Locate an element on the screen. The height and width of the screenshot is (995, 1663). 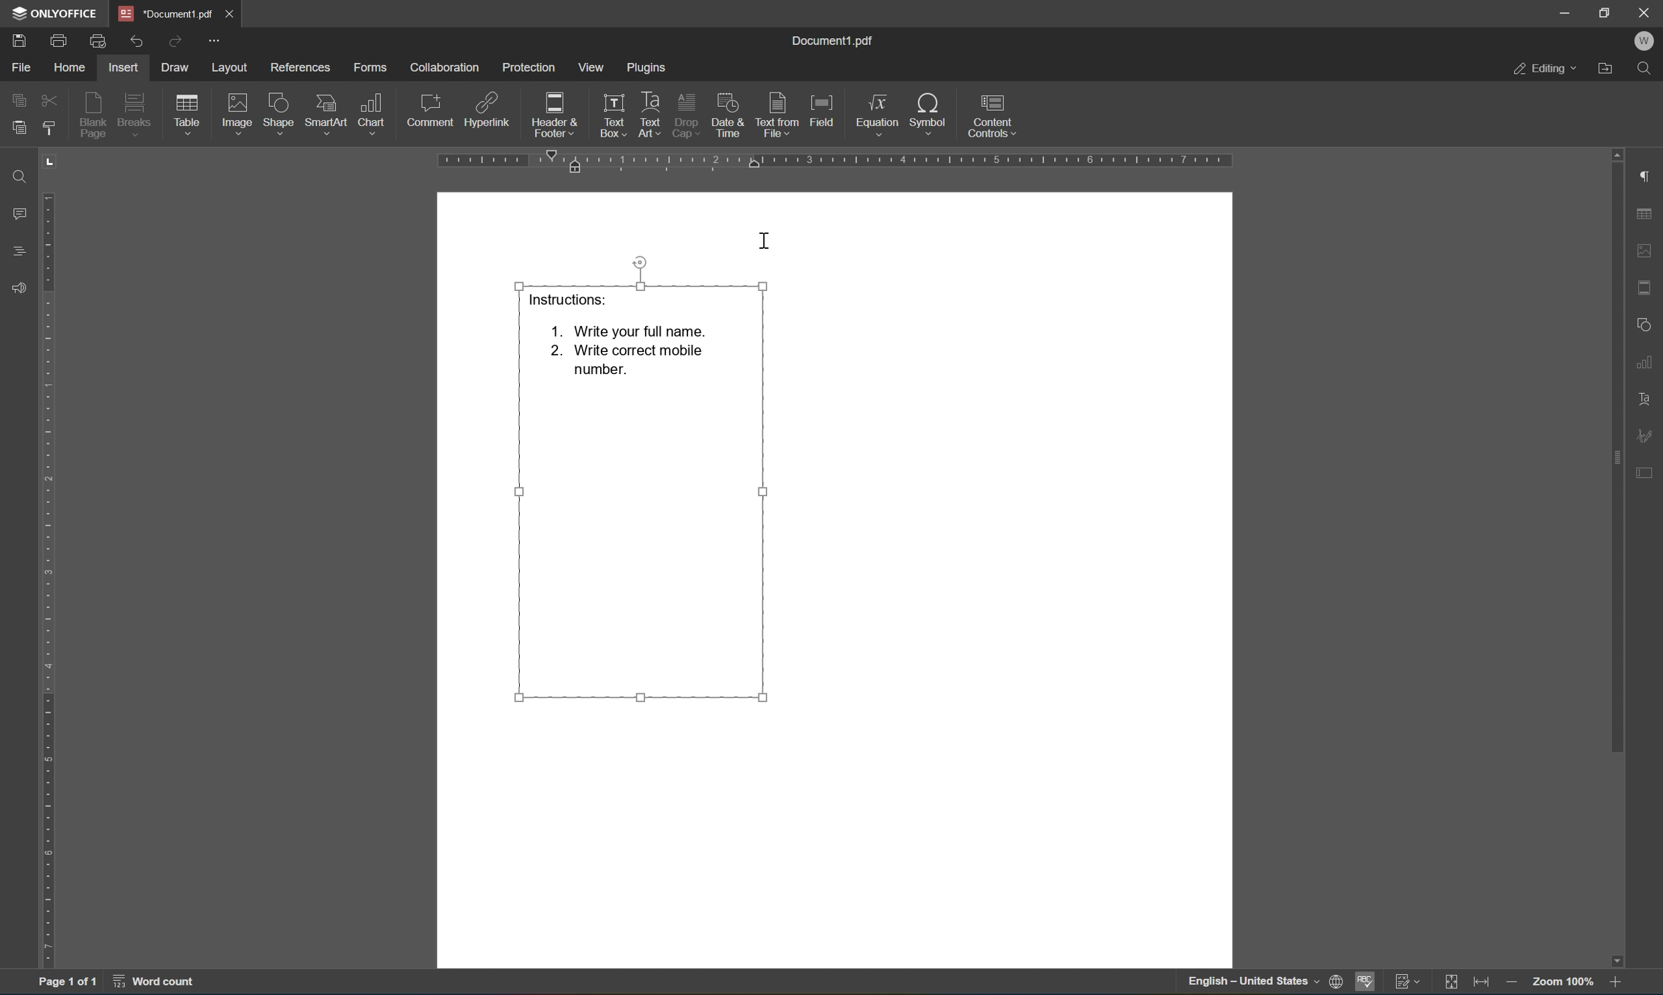
Open file location is located at coordinates (1607, 68).